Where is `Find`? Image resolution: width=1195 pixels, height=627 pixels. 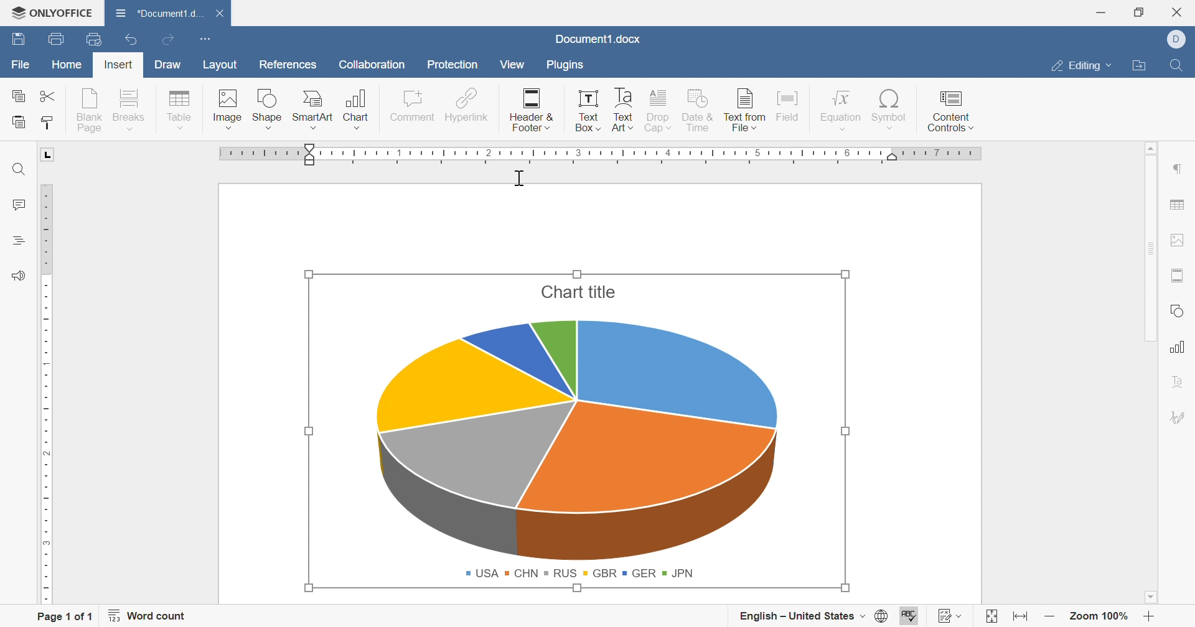 Find is located at coordinates (19, 169).